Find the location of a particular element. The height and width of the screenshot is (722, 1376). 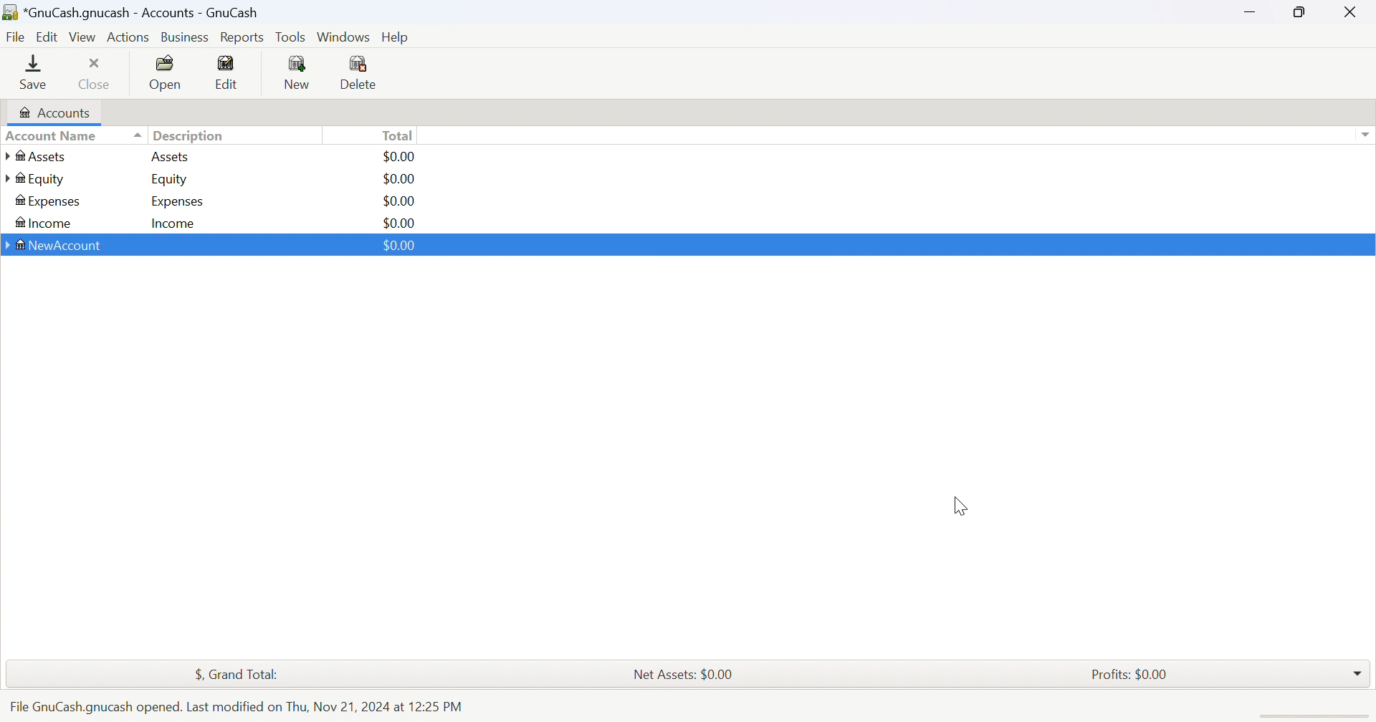

Equity is located at coordinates (36, 179).